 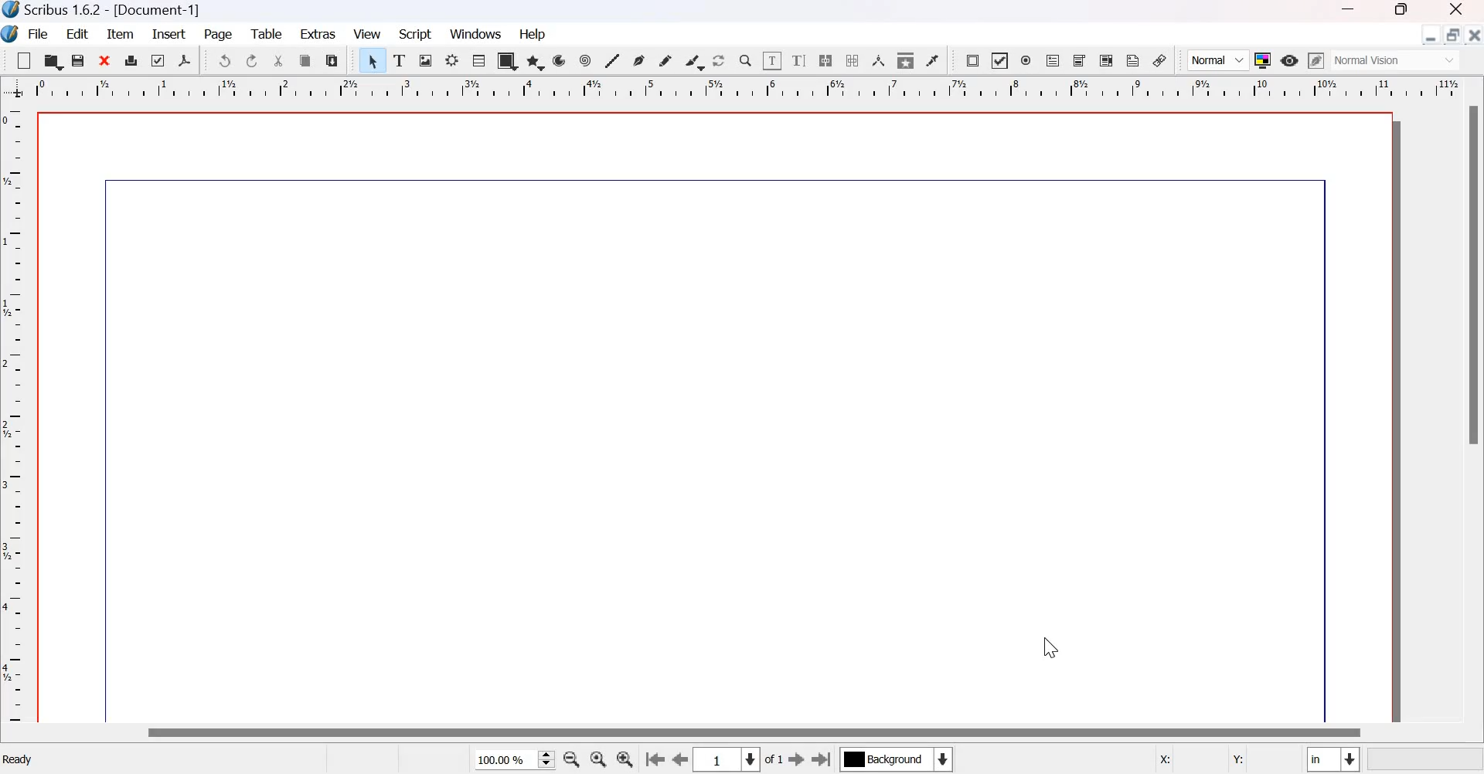 What do you see at coordinates (654, 759) in the screenshot?
I see `Go to the first page` at bounding box center [654, 759].